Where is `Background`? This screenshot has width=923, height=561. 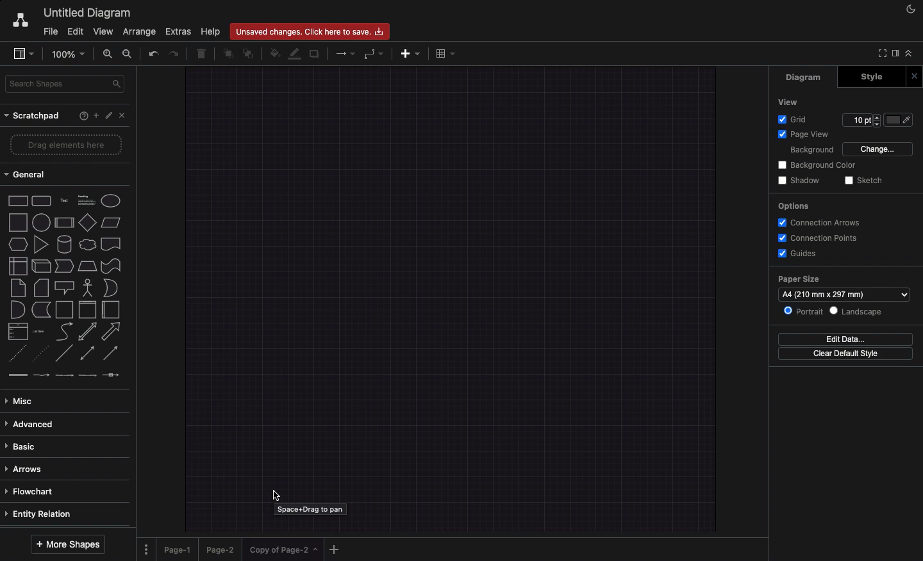 Background is located at coordinates (810, 150).